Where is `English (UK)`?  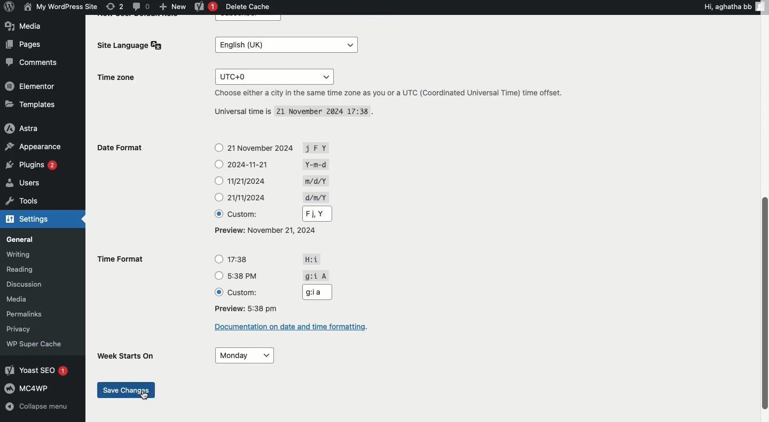 English (UK) is located at coordinates (283, 44).